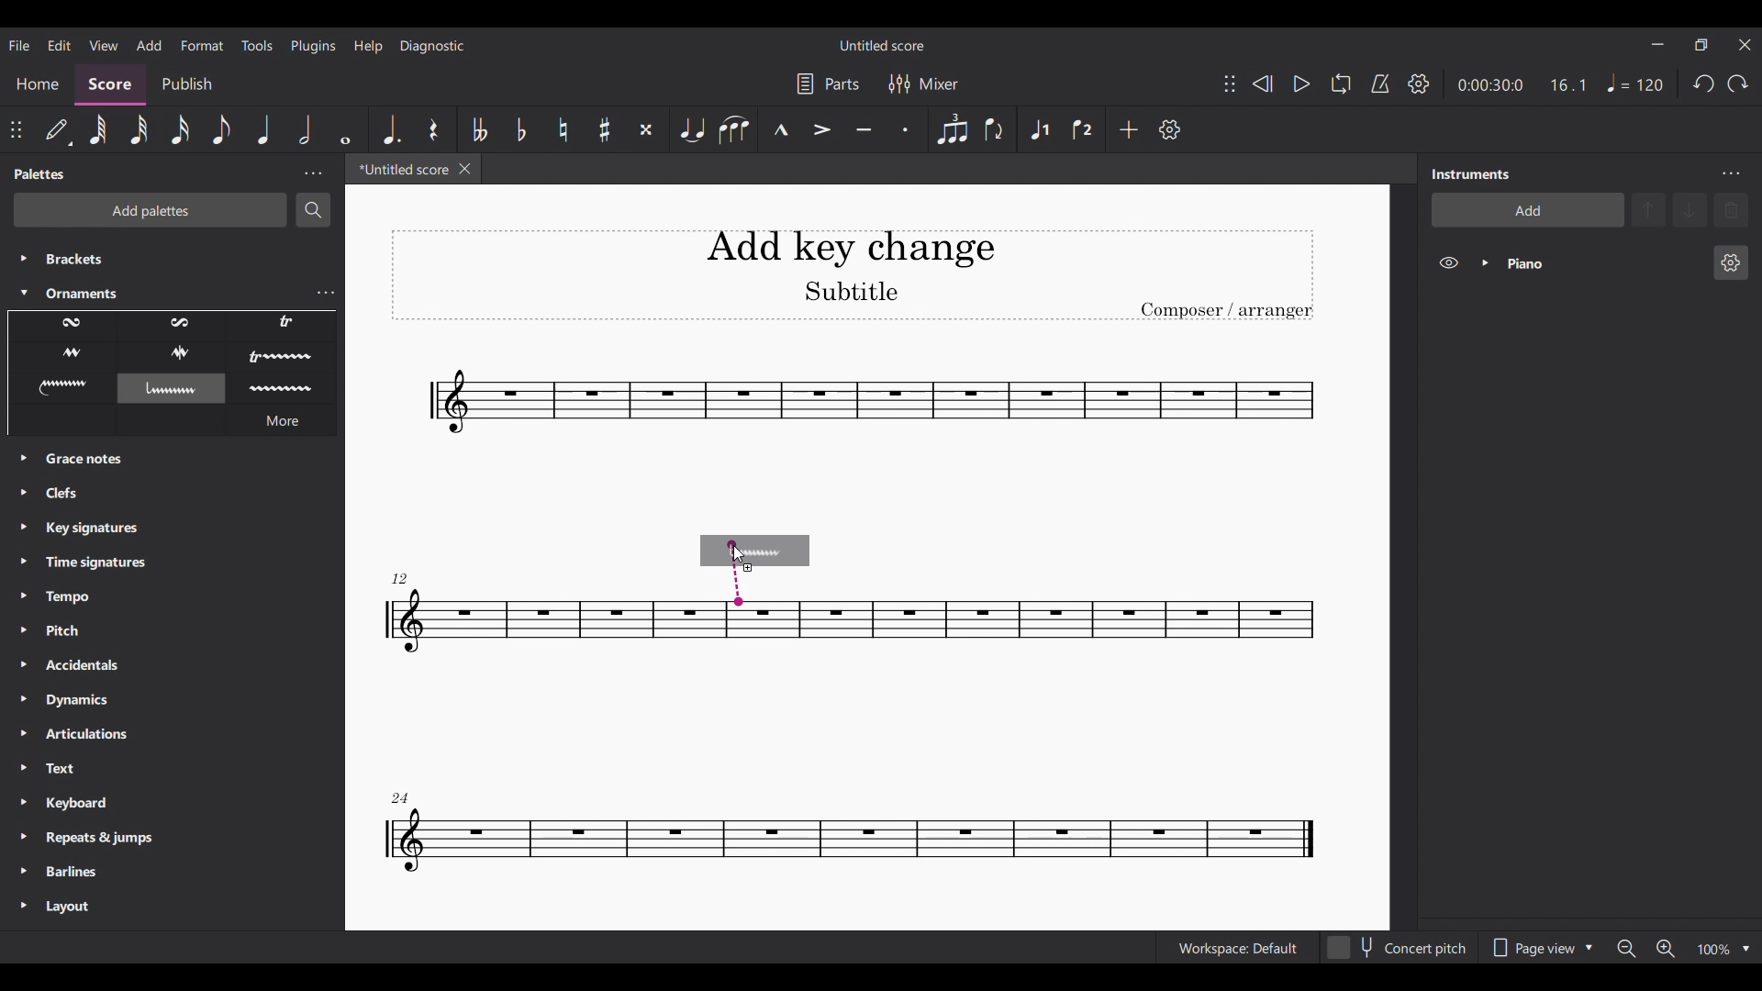 This screenshot has height=991, width=1762. What do you see at coordinates (346, 128) in the screenshot?
I see `Whole note` at bounding box center [346, 128].